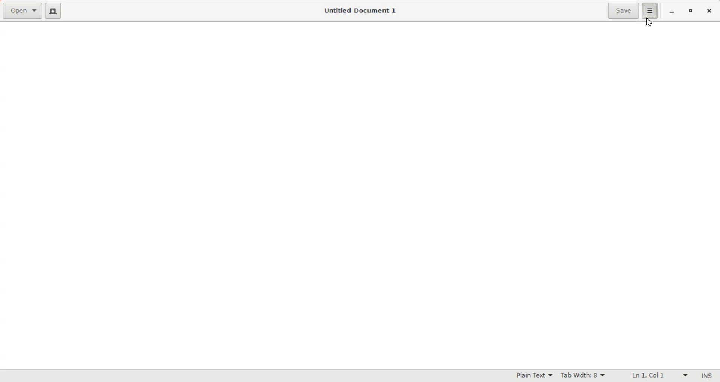  Describe the element at coordinates (690, 12) in the screenshot. I see `Maximize` at that location.